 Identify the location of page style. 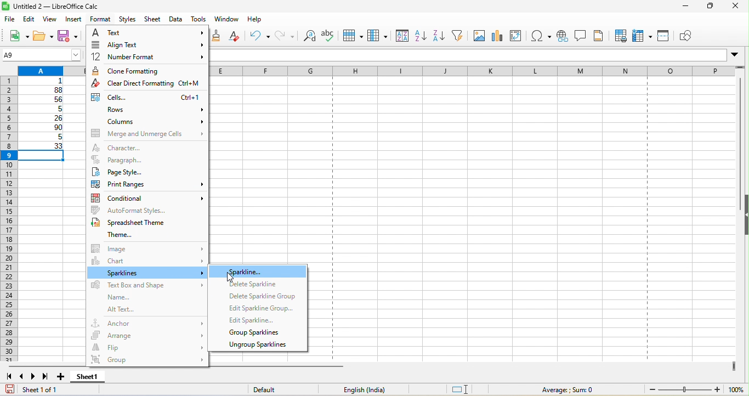
(147, 172).